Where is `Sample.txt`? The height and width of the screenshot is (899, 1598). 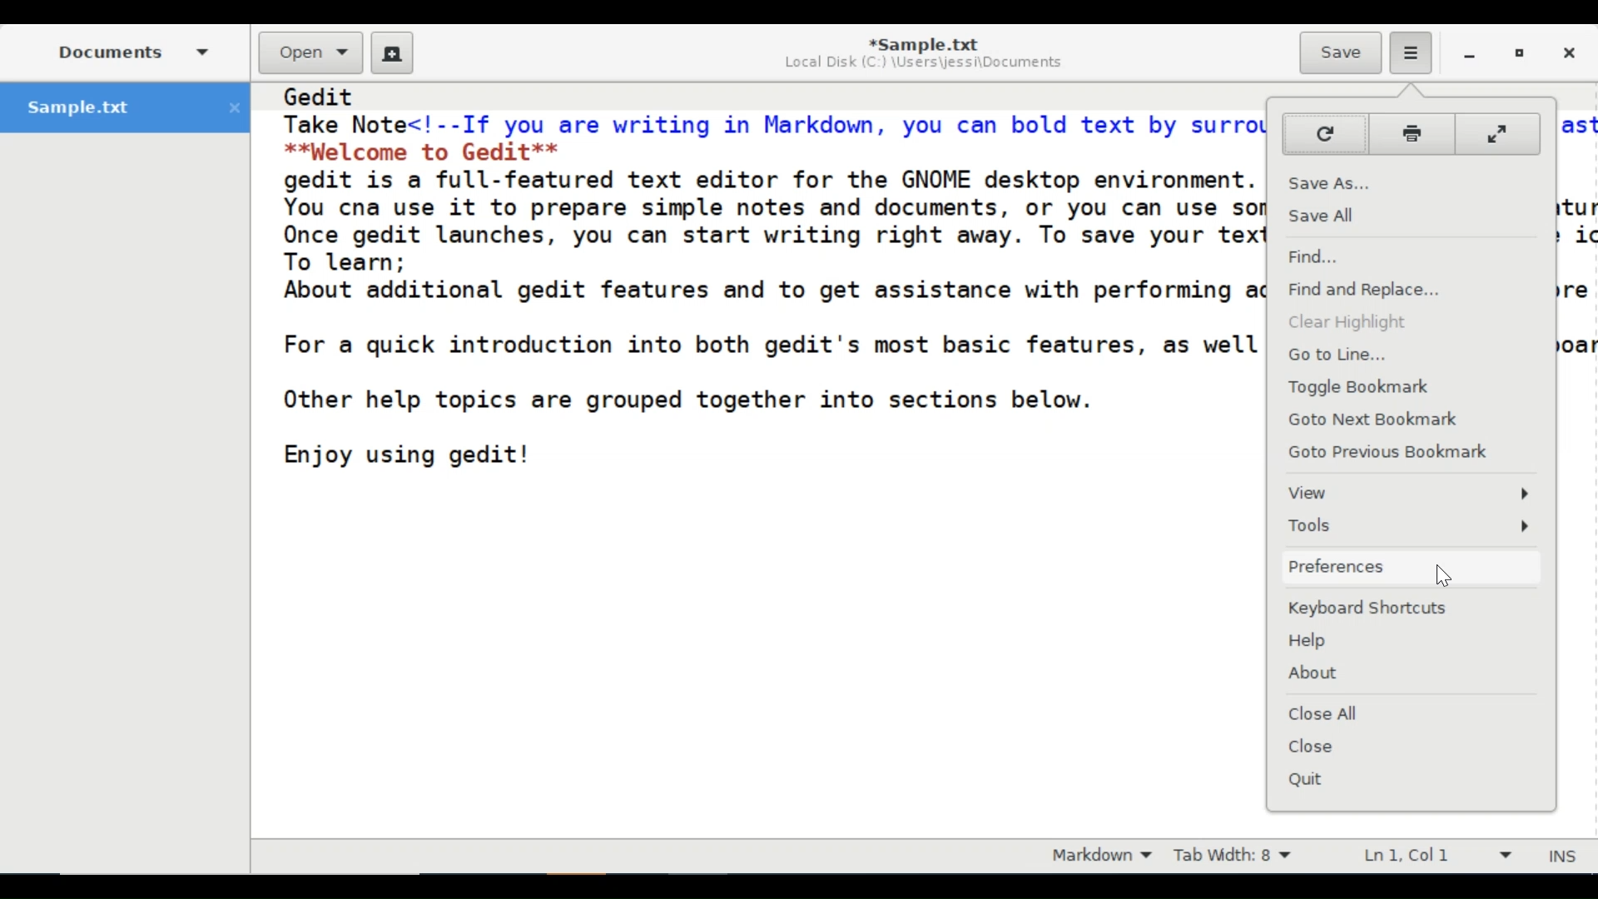
Sample.txt is located at coordinates (124, 108).